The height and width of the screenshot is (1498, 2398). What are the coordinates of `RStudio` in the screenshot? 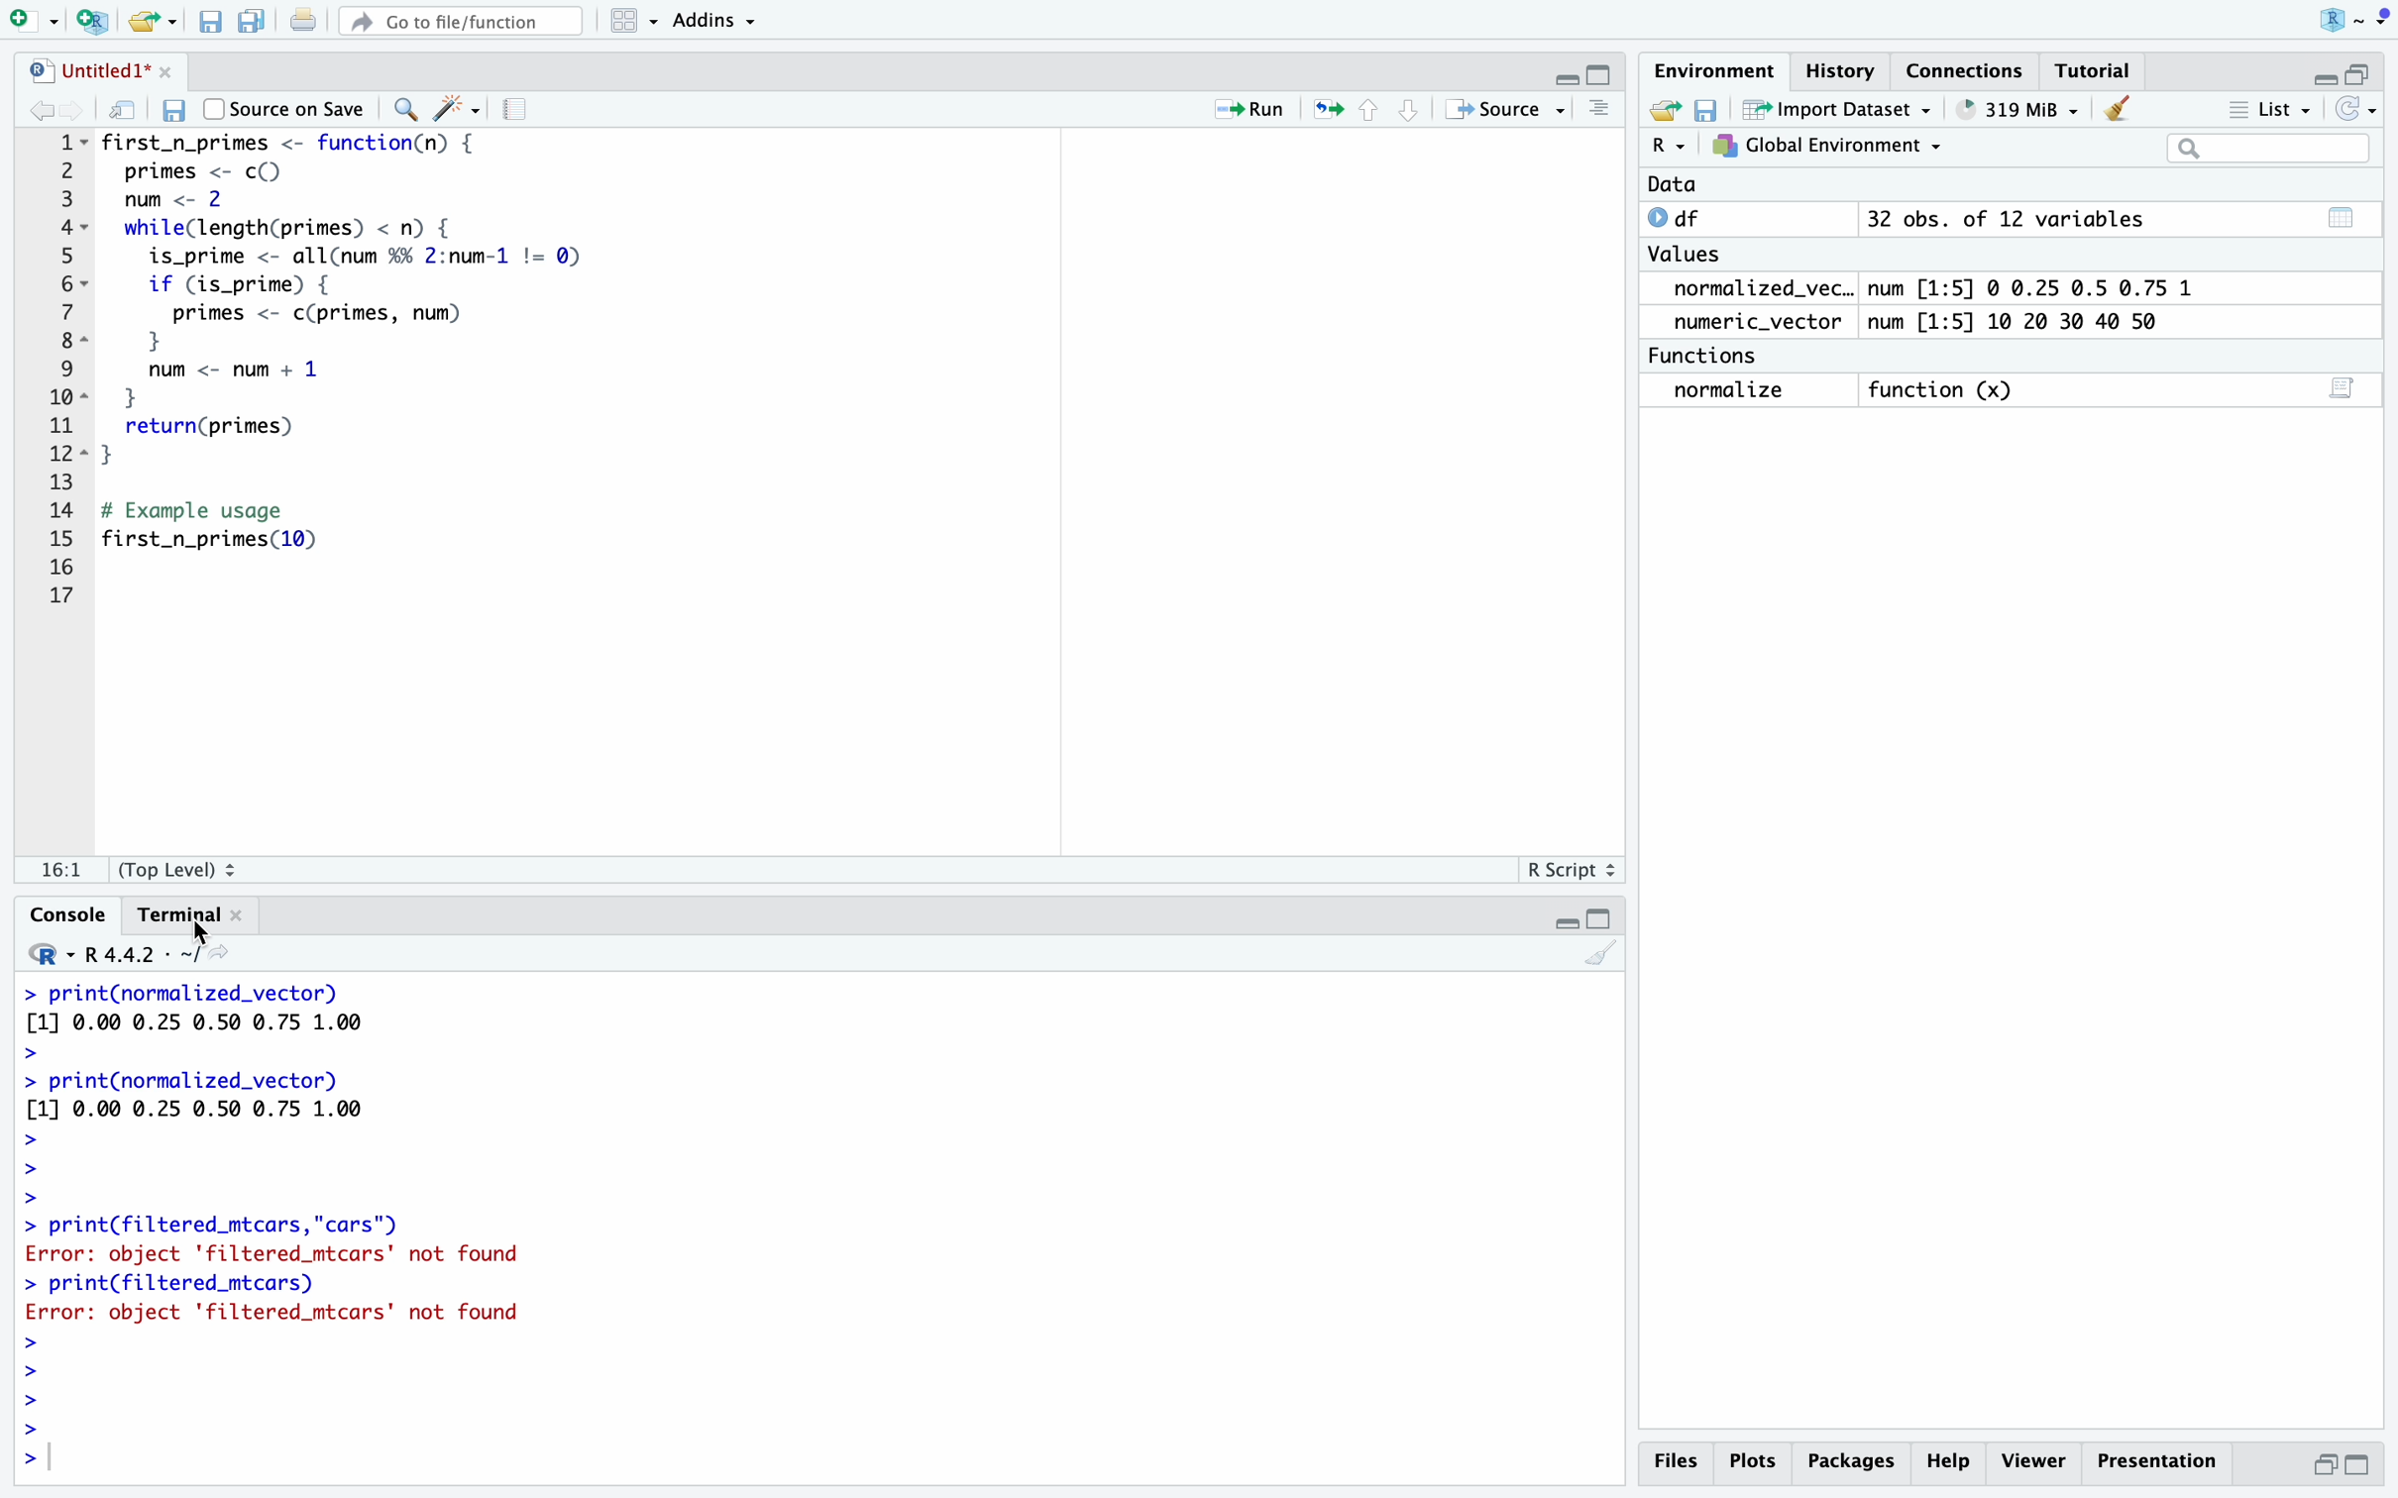 It's located at (134, 20).